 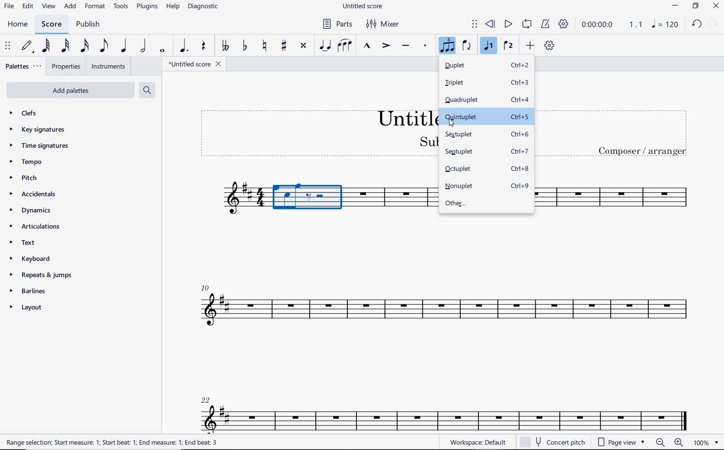 What do you see at coordinates (225, 45) in the screenshot?
I see `TOGGLE-DOUBLE FLAT` at bounding box center [225, 45].